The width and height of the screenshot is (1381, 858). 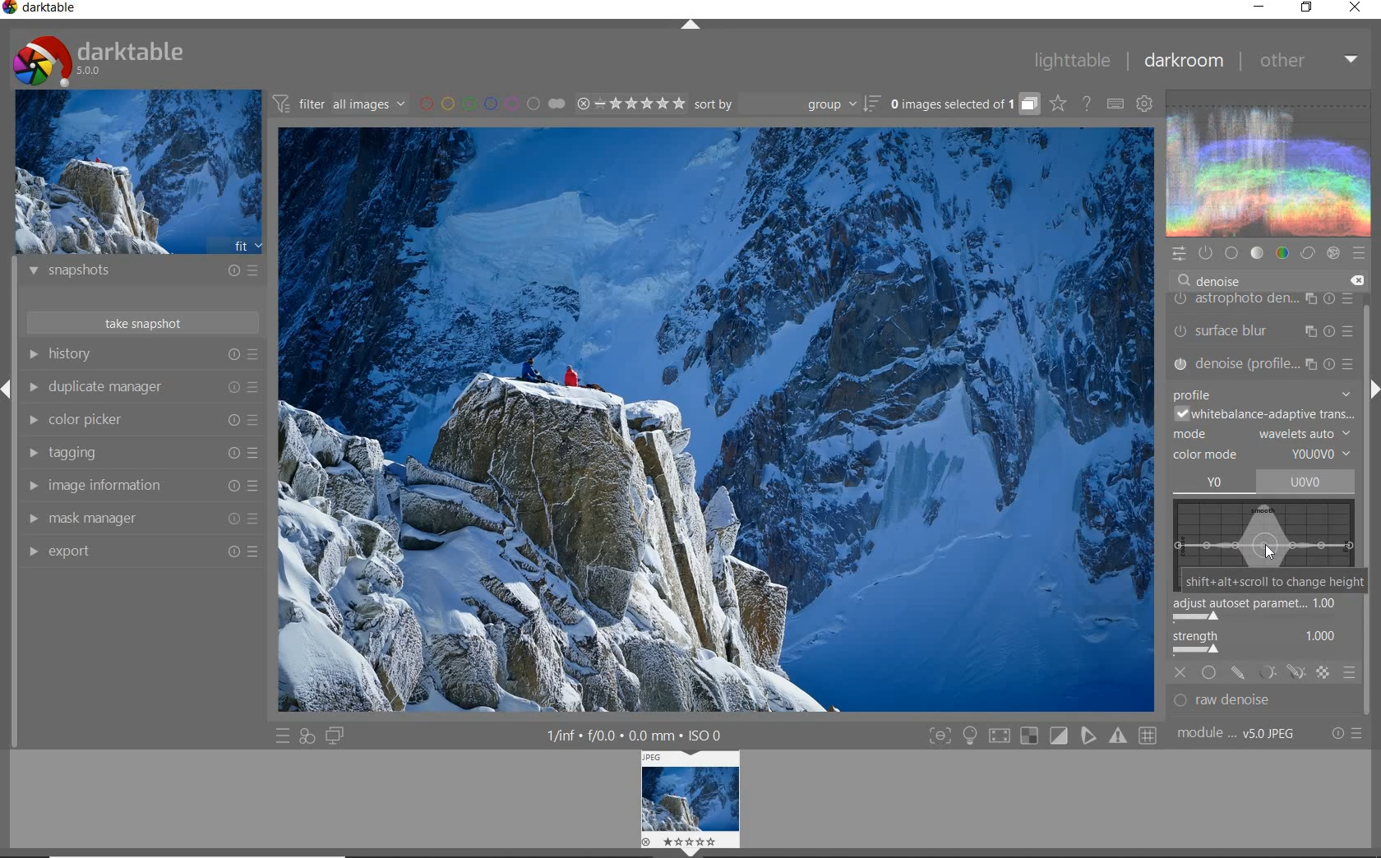 I want to click on show global preferences, so click(x=1145, y=103).